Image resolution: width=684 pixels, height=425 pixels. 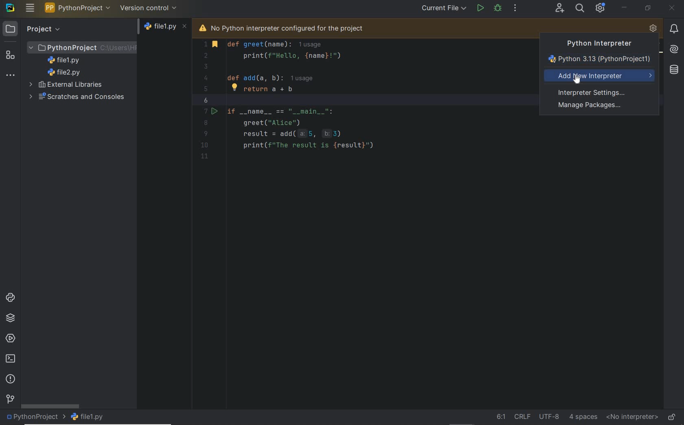 I want to click on no problema, so click(x=657, y=47).